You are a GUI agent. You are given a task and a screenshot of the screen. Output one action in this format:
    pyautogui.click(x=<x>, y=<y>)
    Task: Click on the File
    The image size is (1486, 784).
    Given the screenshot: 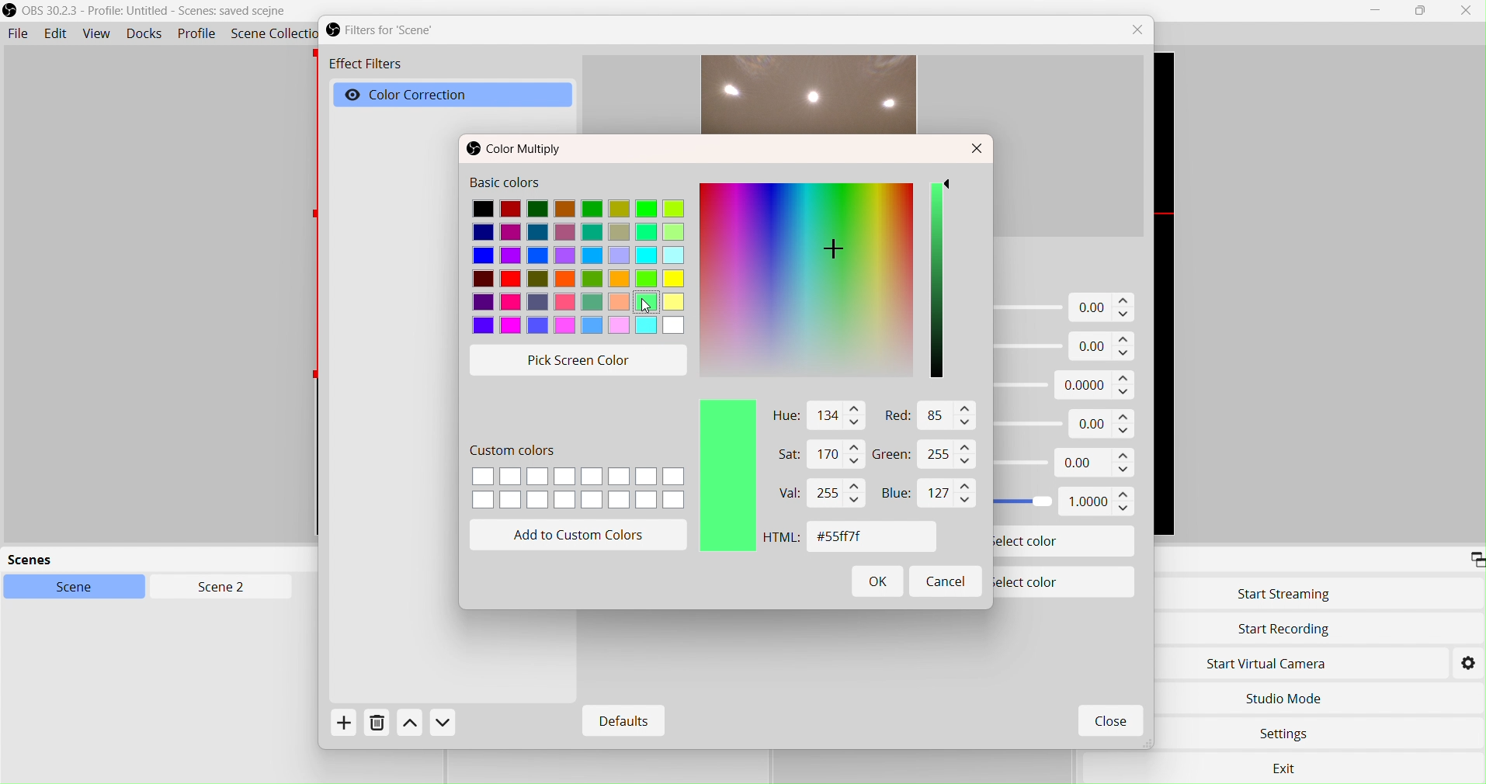 What is the action you would take?
    pyautogui.click(x=18, y=34)
    